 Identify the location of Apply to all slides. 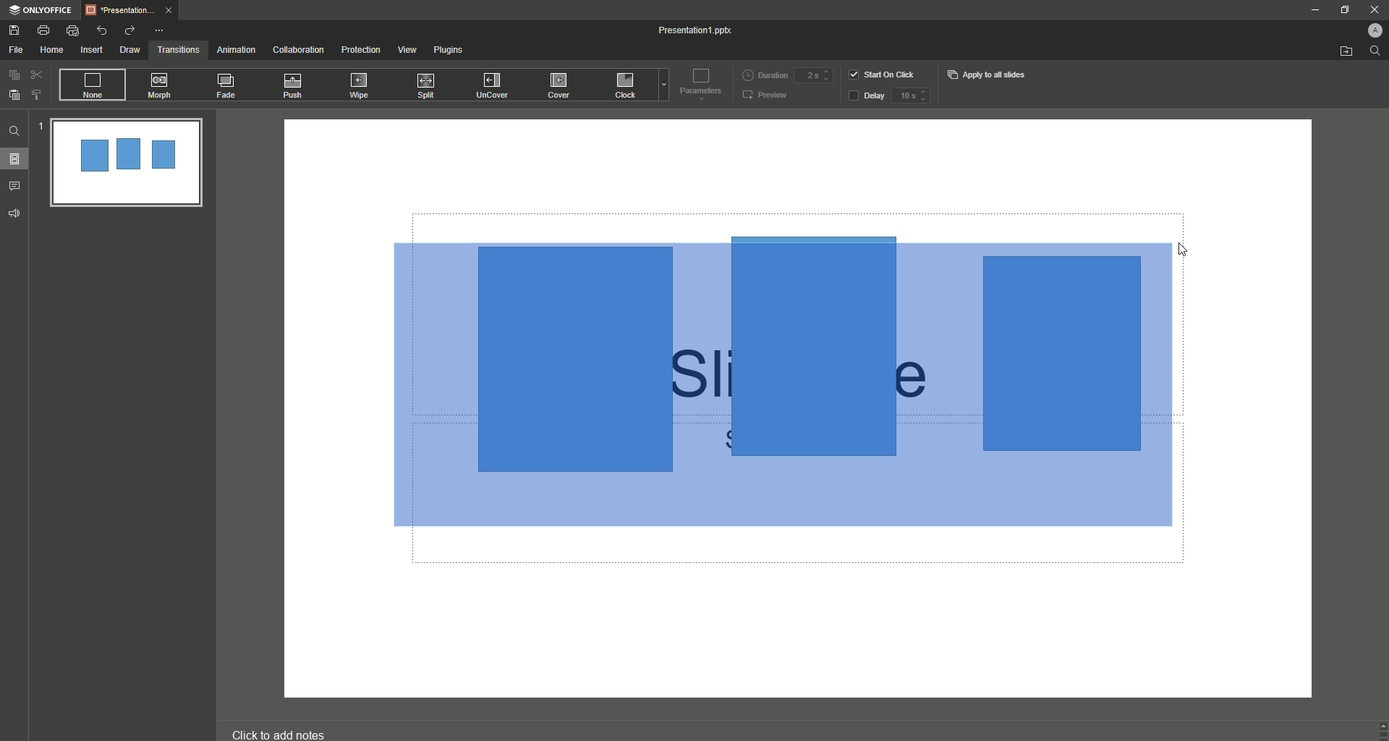
(988, 75).